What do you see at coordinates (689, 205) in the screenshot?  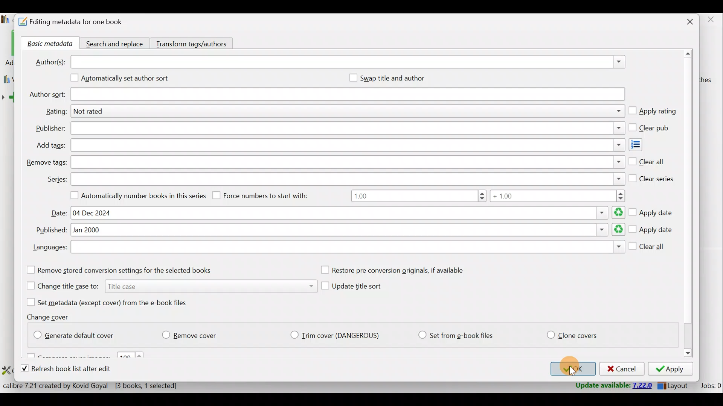 I see `Scroll bar` at bounding box center [689, 205].